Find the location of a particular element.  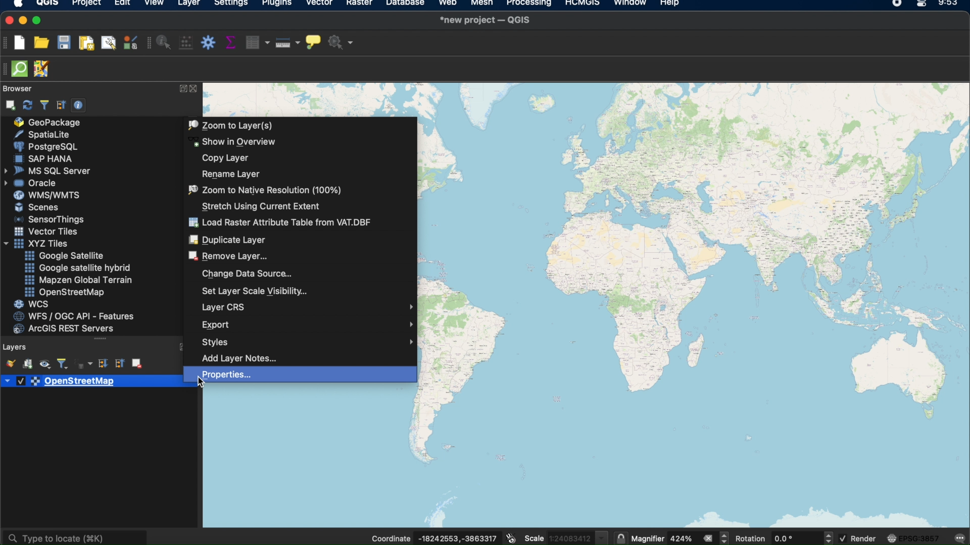

duplicate layer is located at coordinates (228, 240).